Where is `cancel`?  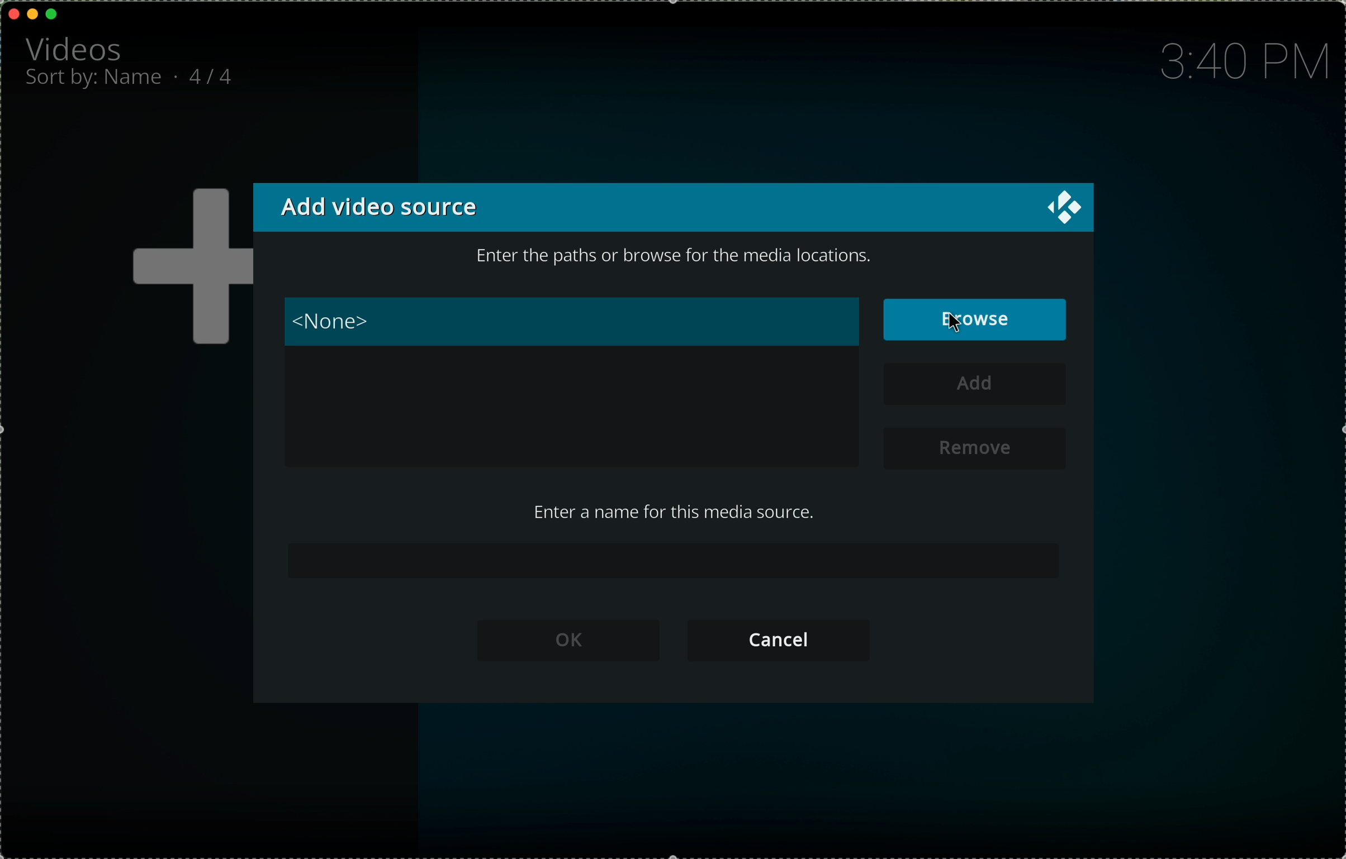 cancel is located at coordinates (786, 641).